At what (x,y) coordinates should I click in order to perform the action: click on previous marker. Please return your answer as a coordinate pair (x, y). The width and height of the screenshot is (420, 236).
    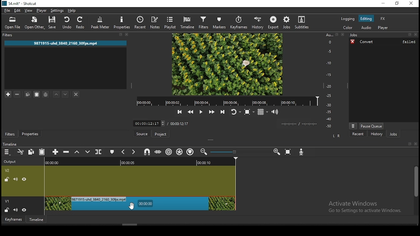
    Looking at the image, I should click on (123, 152).